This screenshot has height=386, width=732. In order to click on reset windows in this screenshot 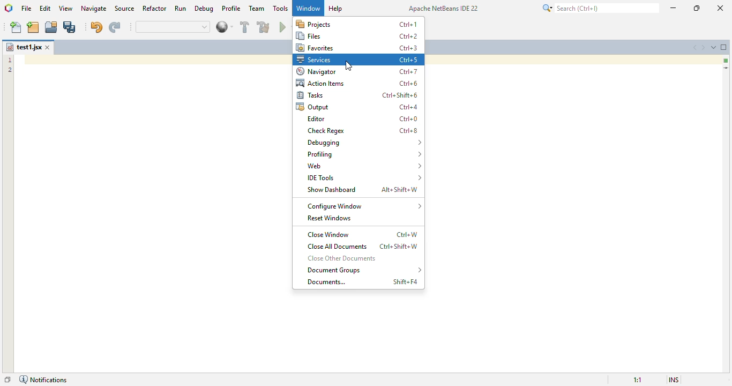, I will do `click(330, 218)`.